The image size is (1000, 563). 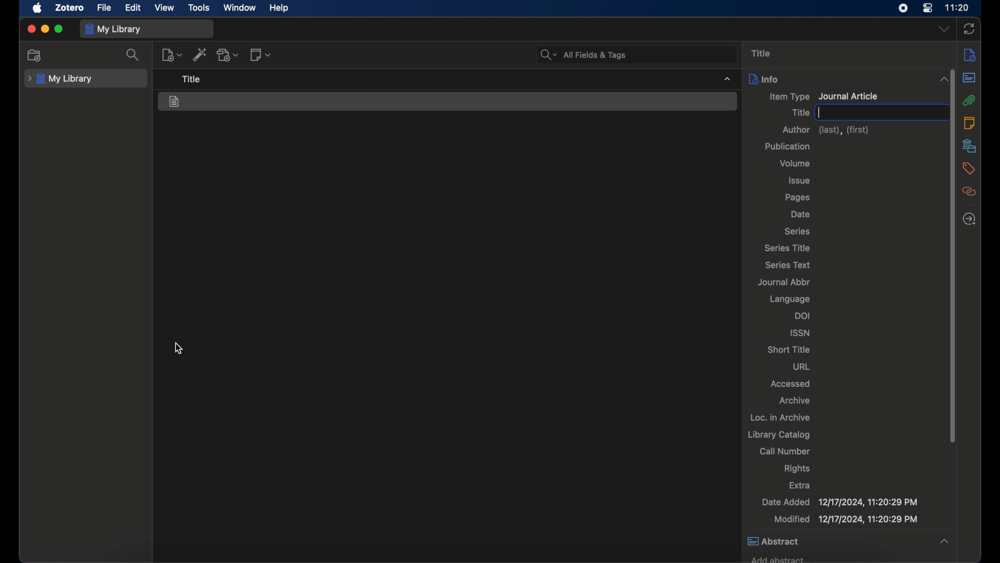 I want to click on time, so click(x=958, y=8).